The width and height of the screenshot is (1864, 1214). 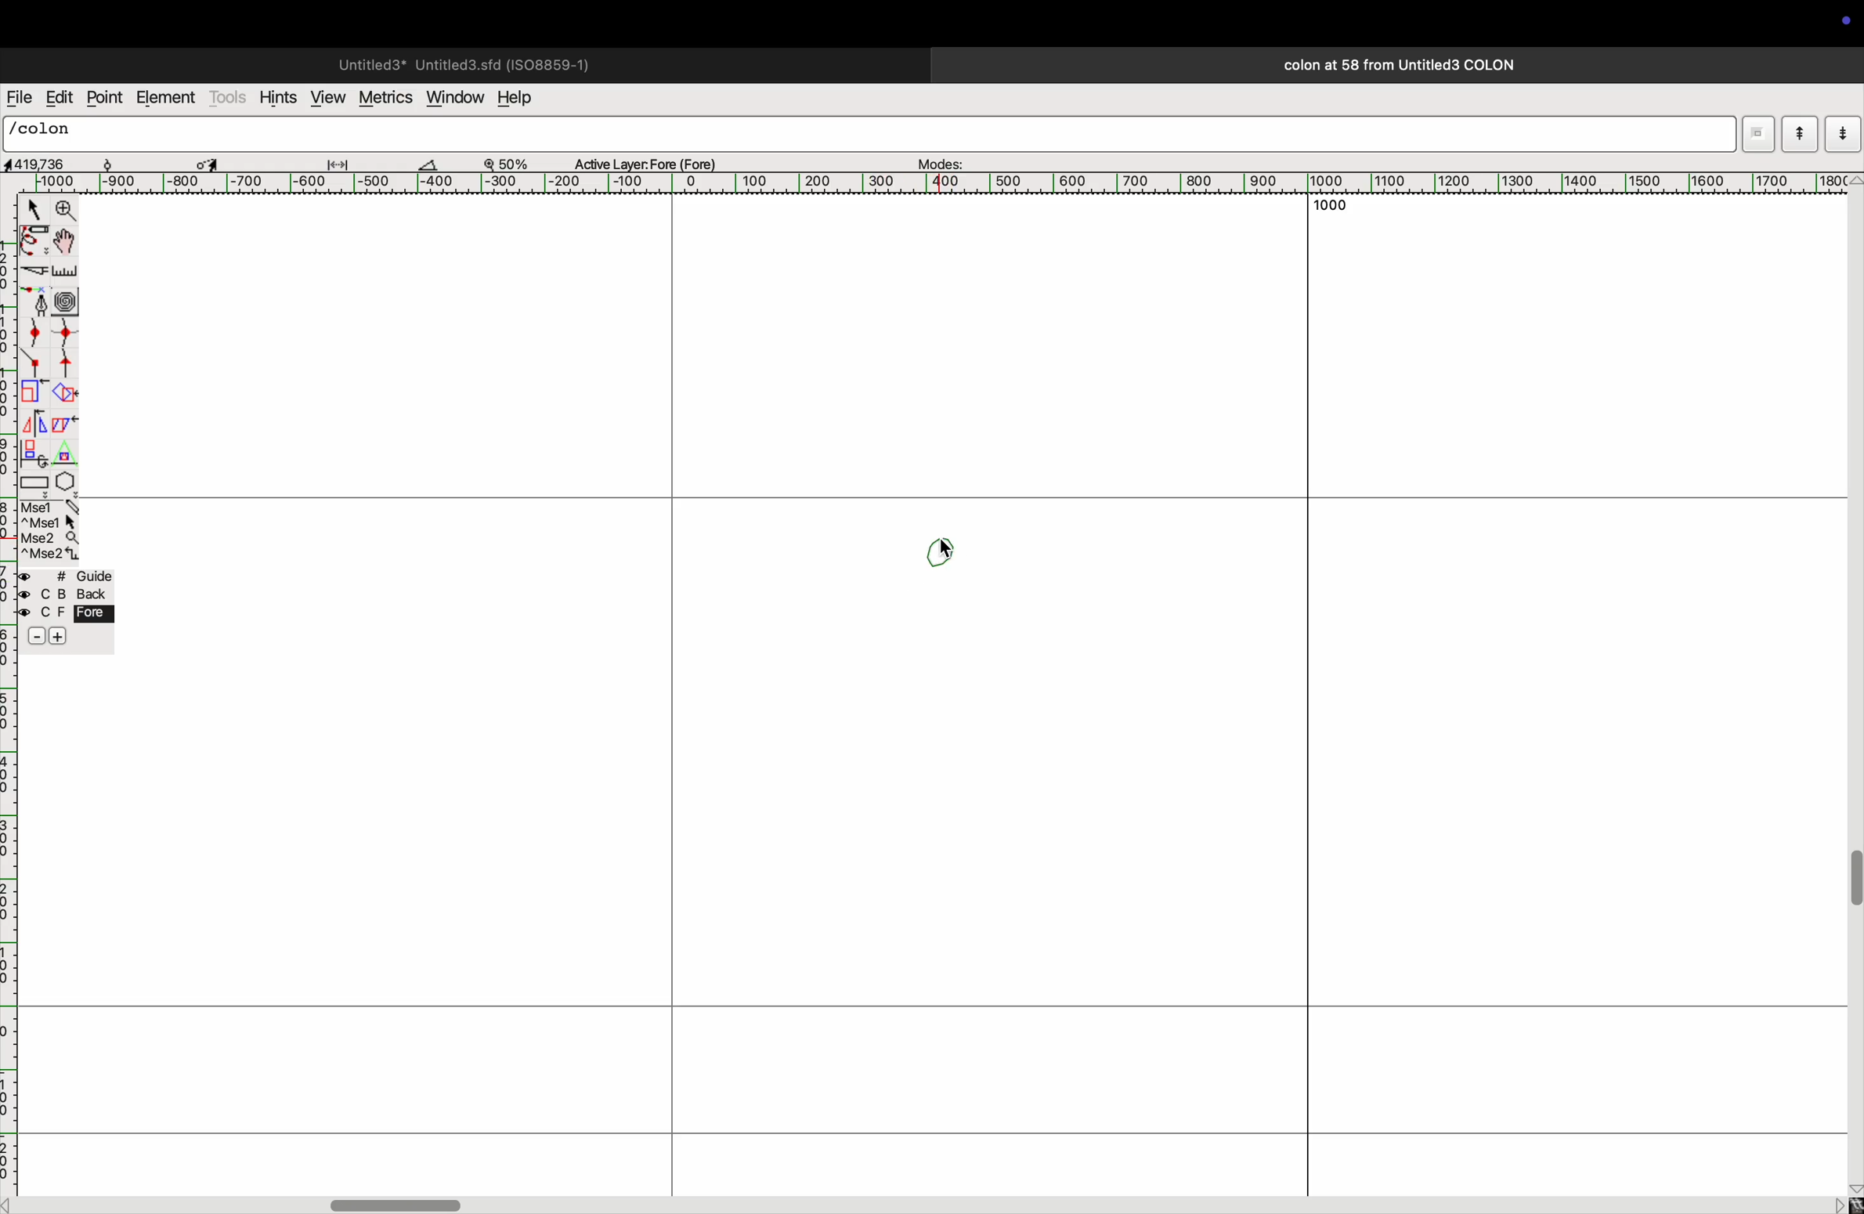 I want to click on untitled page, so click(x=462, y=63).